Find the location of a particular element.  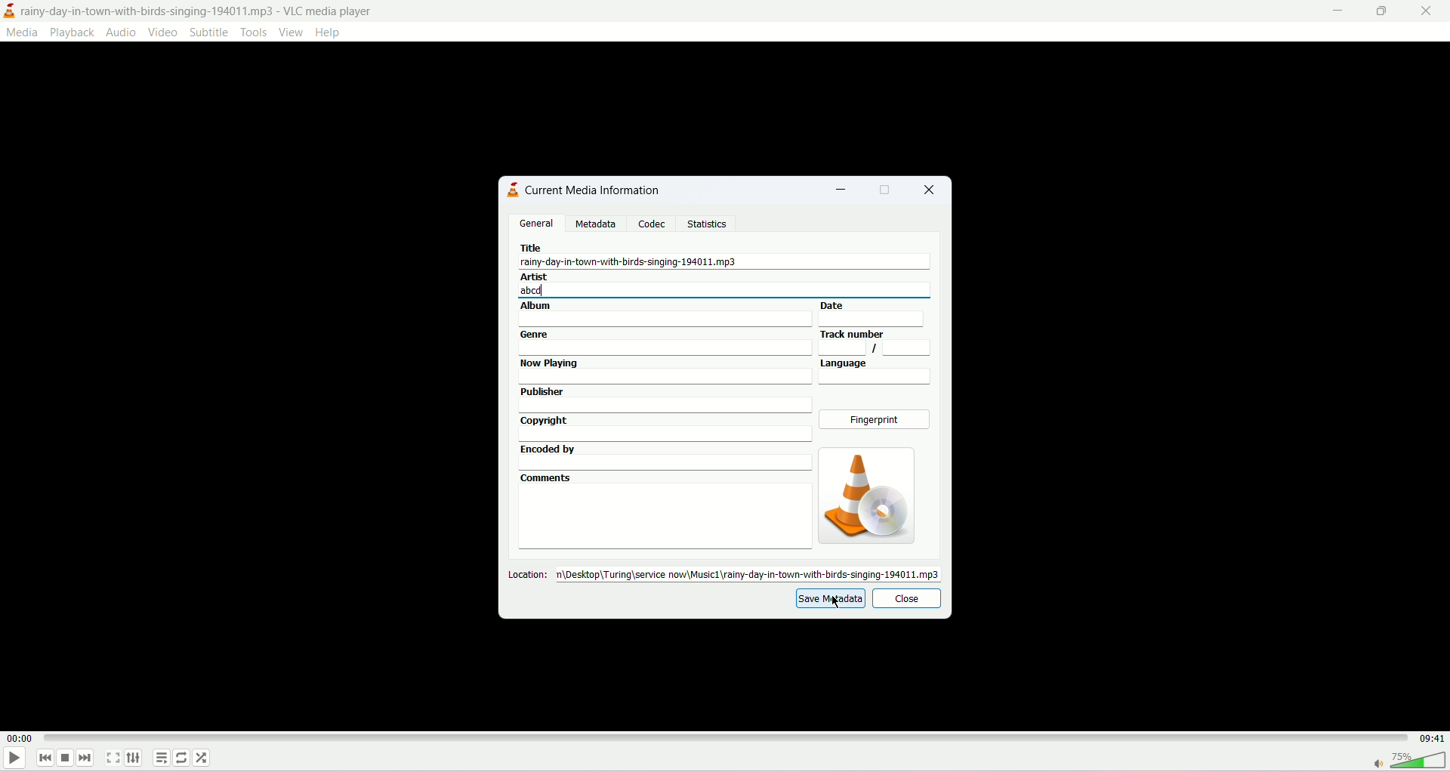

media is located at coordinates (25, 33).